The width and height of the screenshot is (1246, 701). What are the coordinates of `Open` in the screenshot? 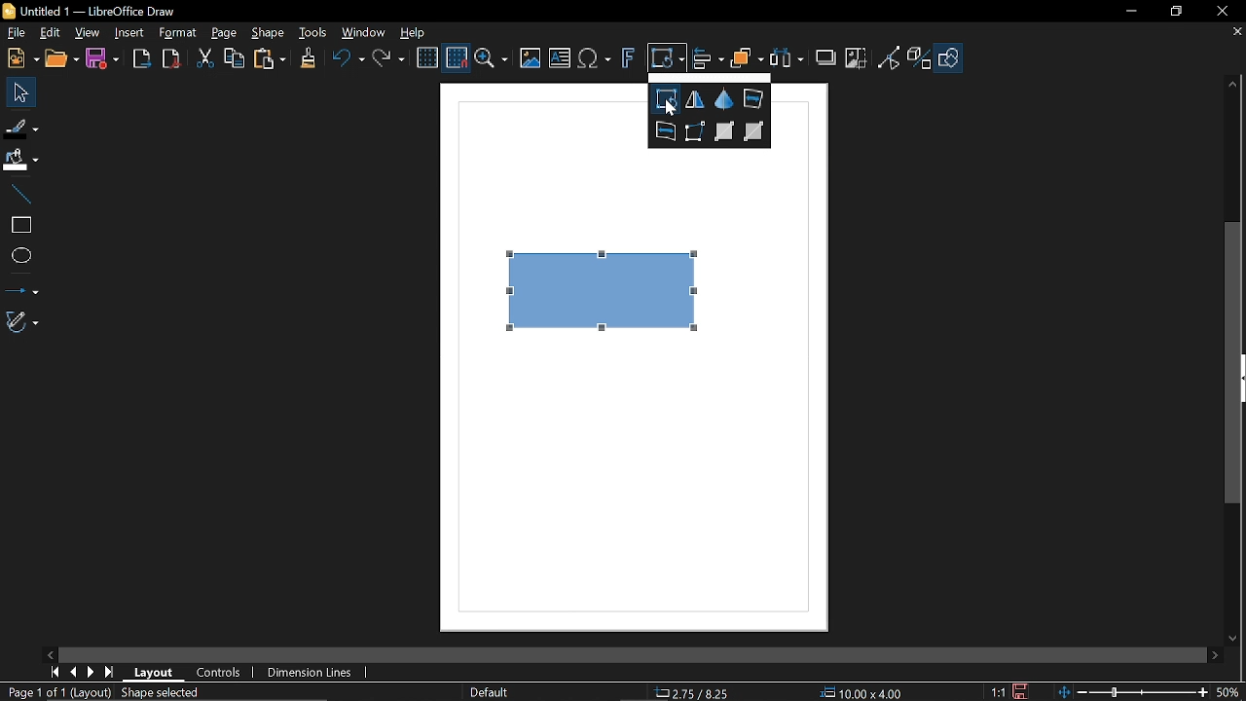 It's located at (63, 59).